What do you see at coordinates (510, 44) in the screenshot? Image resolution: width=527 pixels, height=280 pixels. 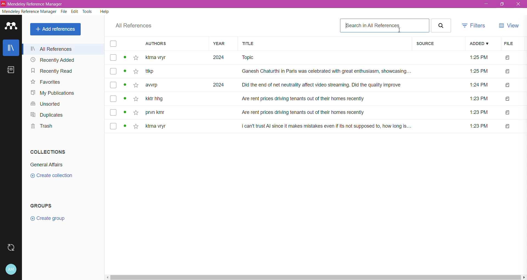 I see `File` at bounding box center [510, 44].